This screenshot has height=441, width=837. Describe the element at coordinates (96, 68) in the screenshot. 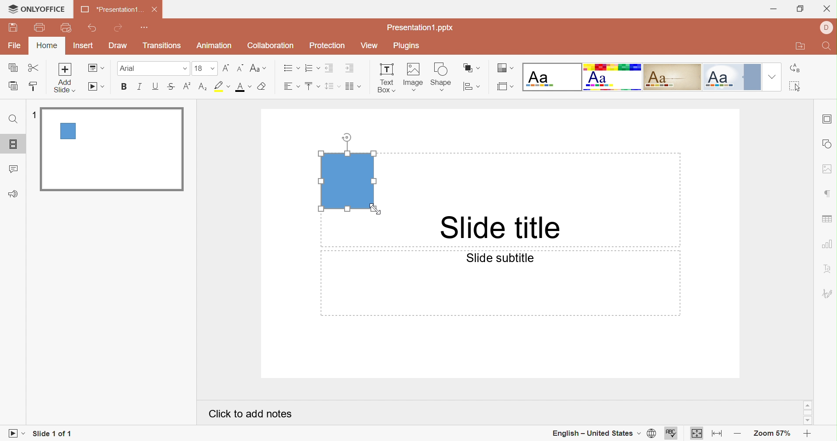

I see `Change slide layout` at that location.